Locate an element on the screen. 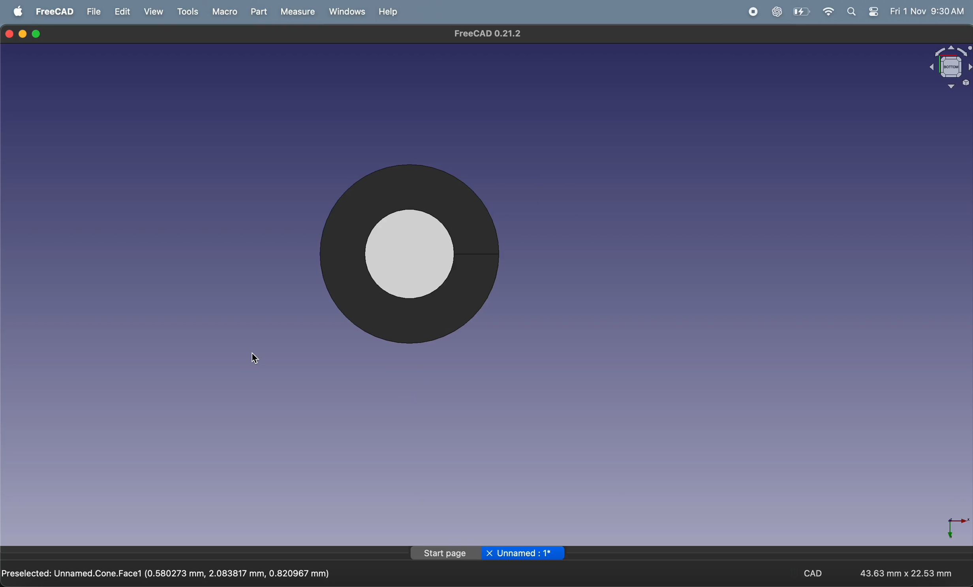 The width and height of the screenshot is (973, 587). view is located at coordinates (156, 11).